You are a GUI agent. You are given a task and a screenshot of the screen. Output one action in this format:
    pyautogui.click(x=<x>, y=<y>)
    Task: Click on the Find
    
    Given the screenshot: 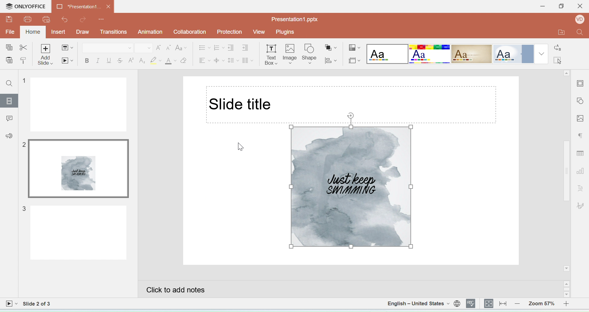 What is the action you would take?
    pyautogui.click(x=10, y=84)
    